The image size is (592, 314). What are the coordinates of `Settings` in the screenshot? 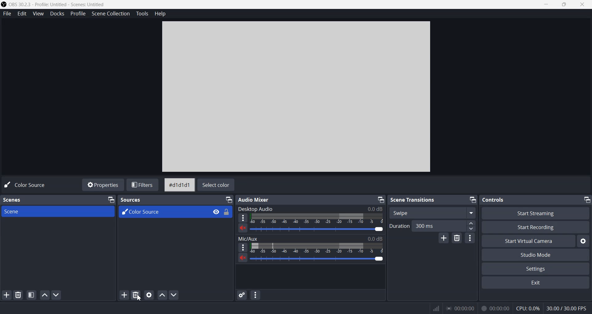 It's located at (584, 241).